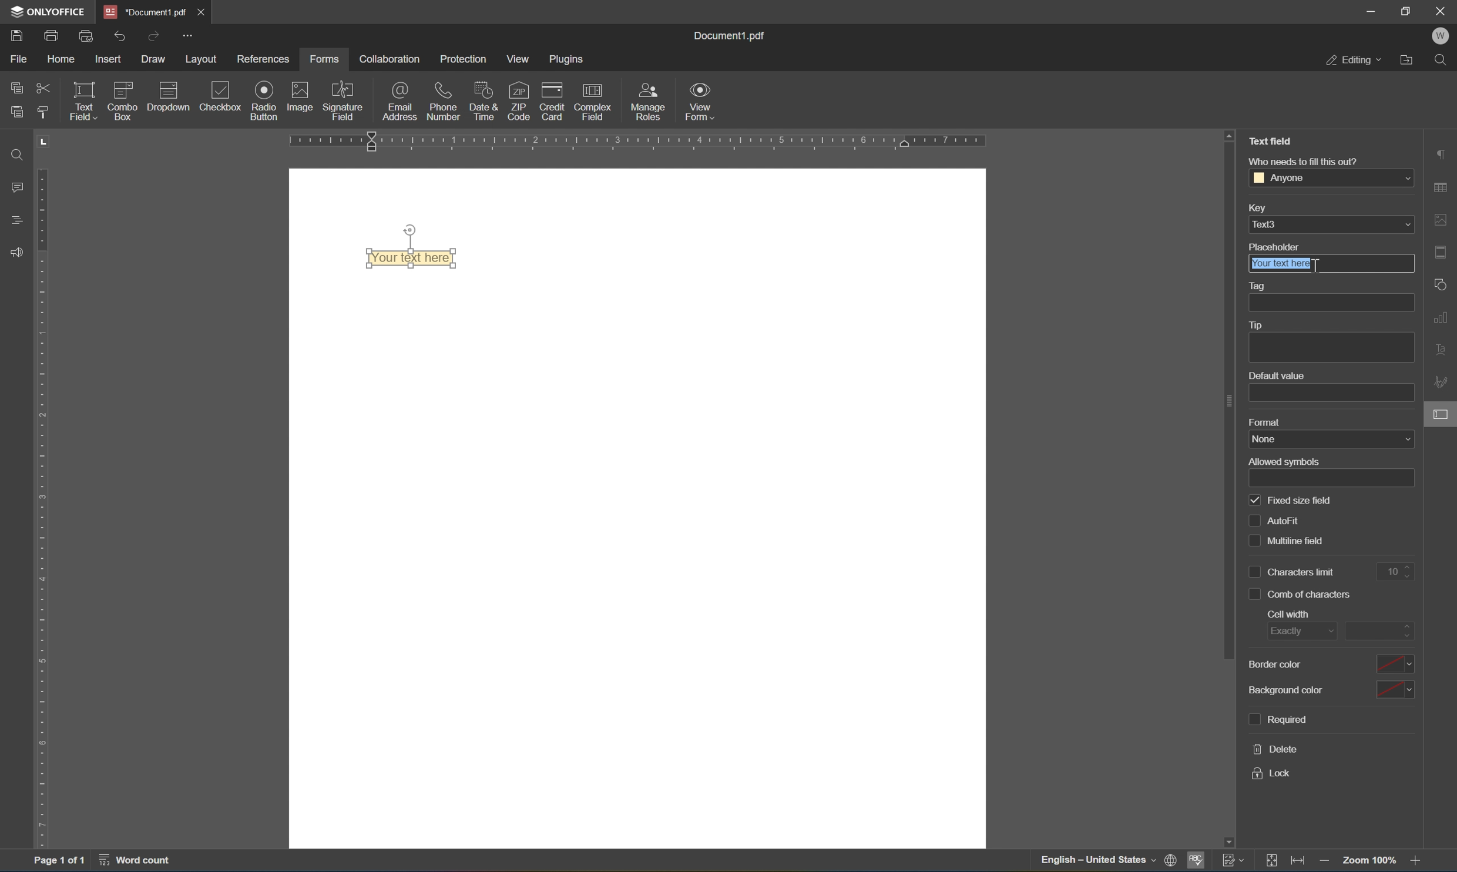 The image size is (1457, 872). What do you see at coordinates (1444, 155) in the screenshot?
I see `paragraph settings` at bounding box center [1444, 155].